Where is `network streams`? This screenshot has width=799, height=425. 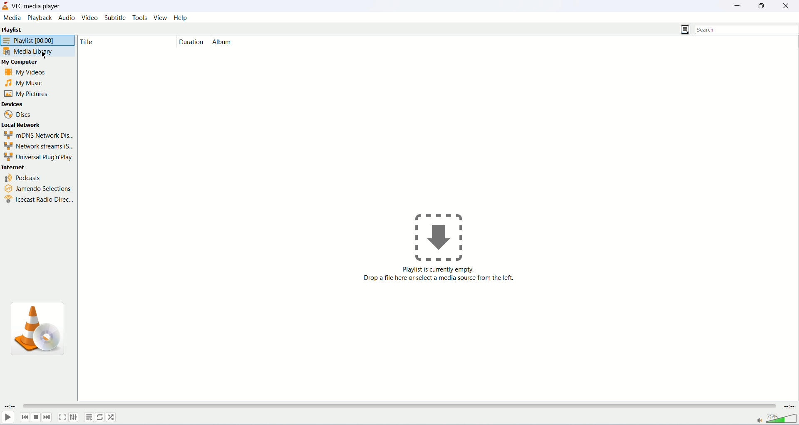
network streams is located at coordinates (38, 146).